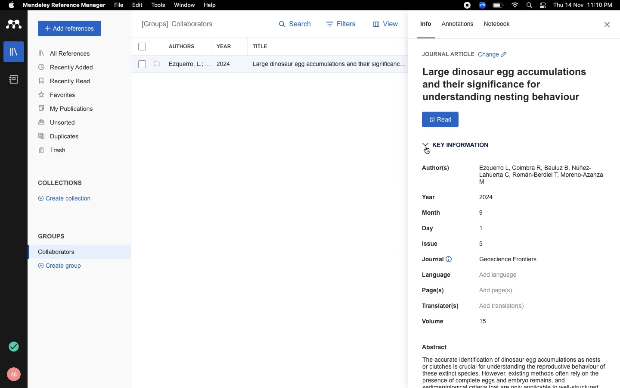 The image size is (620, 388). Describe the element at coordinates (484, 5) in the screenshot. I see `zoom` at that location.